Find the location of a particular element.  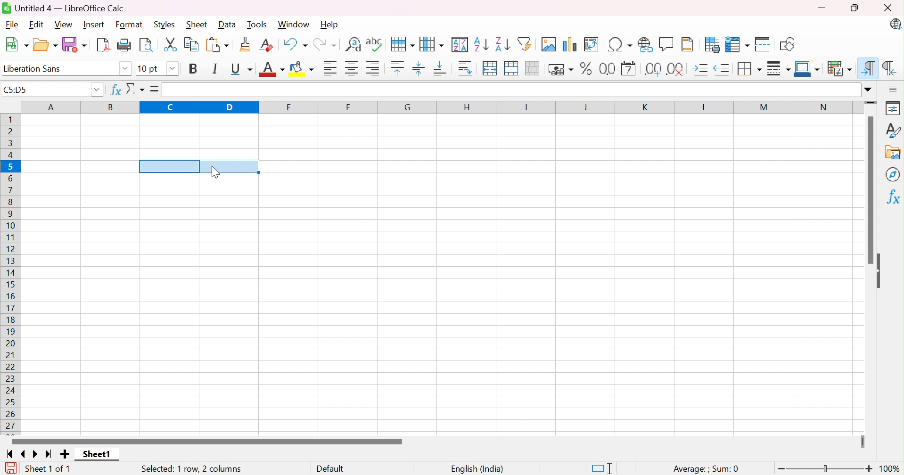

English (India) is located at coordinates (478, 467).